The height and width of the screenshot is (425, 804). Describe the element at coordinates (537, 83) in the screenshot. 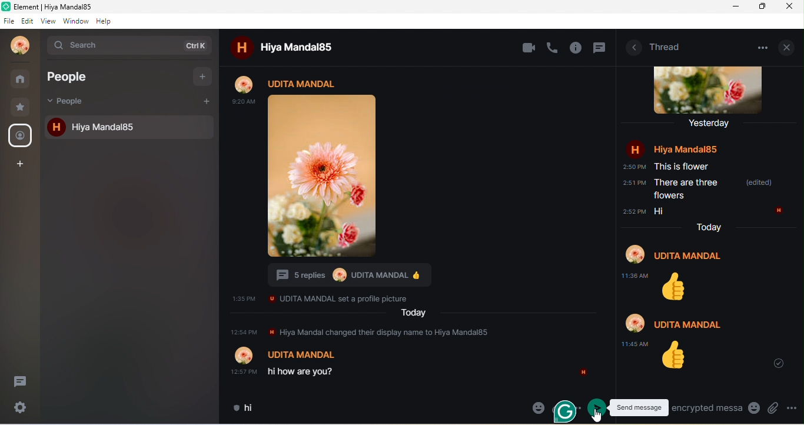

I see `option` at that location.